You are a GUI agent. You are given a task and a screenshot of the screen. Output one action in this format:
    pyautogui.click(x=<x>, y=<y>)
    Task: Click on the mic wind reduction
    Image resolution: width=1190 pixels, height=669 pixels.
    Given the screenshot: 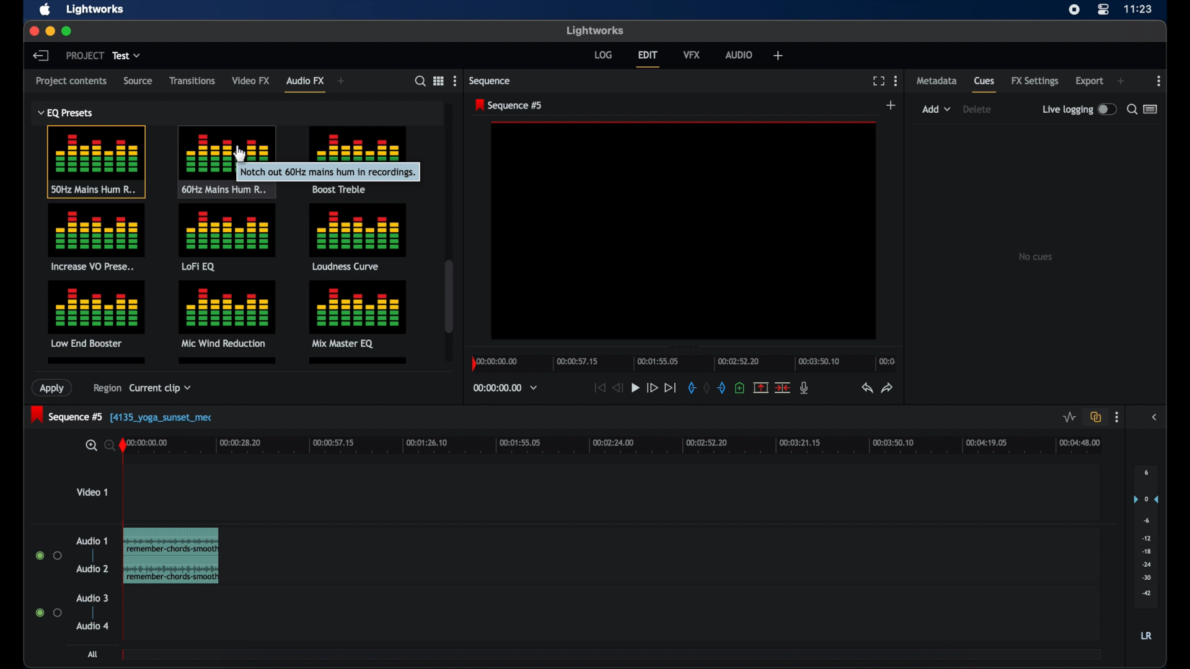 What is the action you would take?
    pyautogui.click(x=226, y=314)
    